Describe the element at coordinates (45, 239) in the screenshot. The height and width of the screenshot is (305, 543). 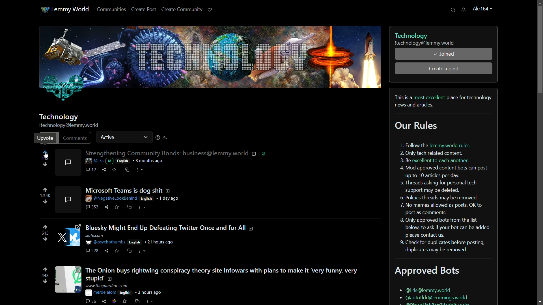
I see `downvote` at that location.